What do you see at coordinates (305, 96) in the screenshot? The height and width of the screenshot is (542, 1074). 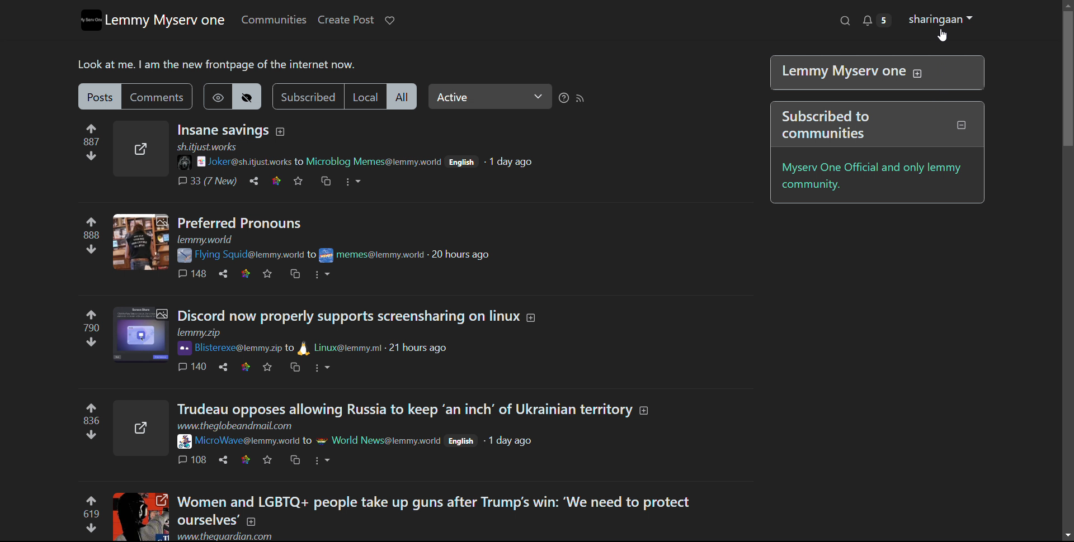 I see `subscribed` at bounding box center [305, 96].